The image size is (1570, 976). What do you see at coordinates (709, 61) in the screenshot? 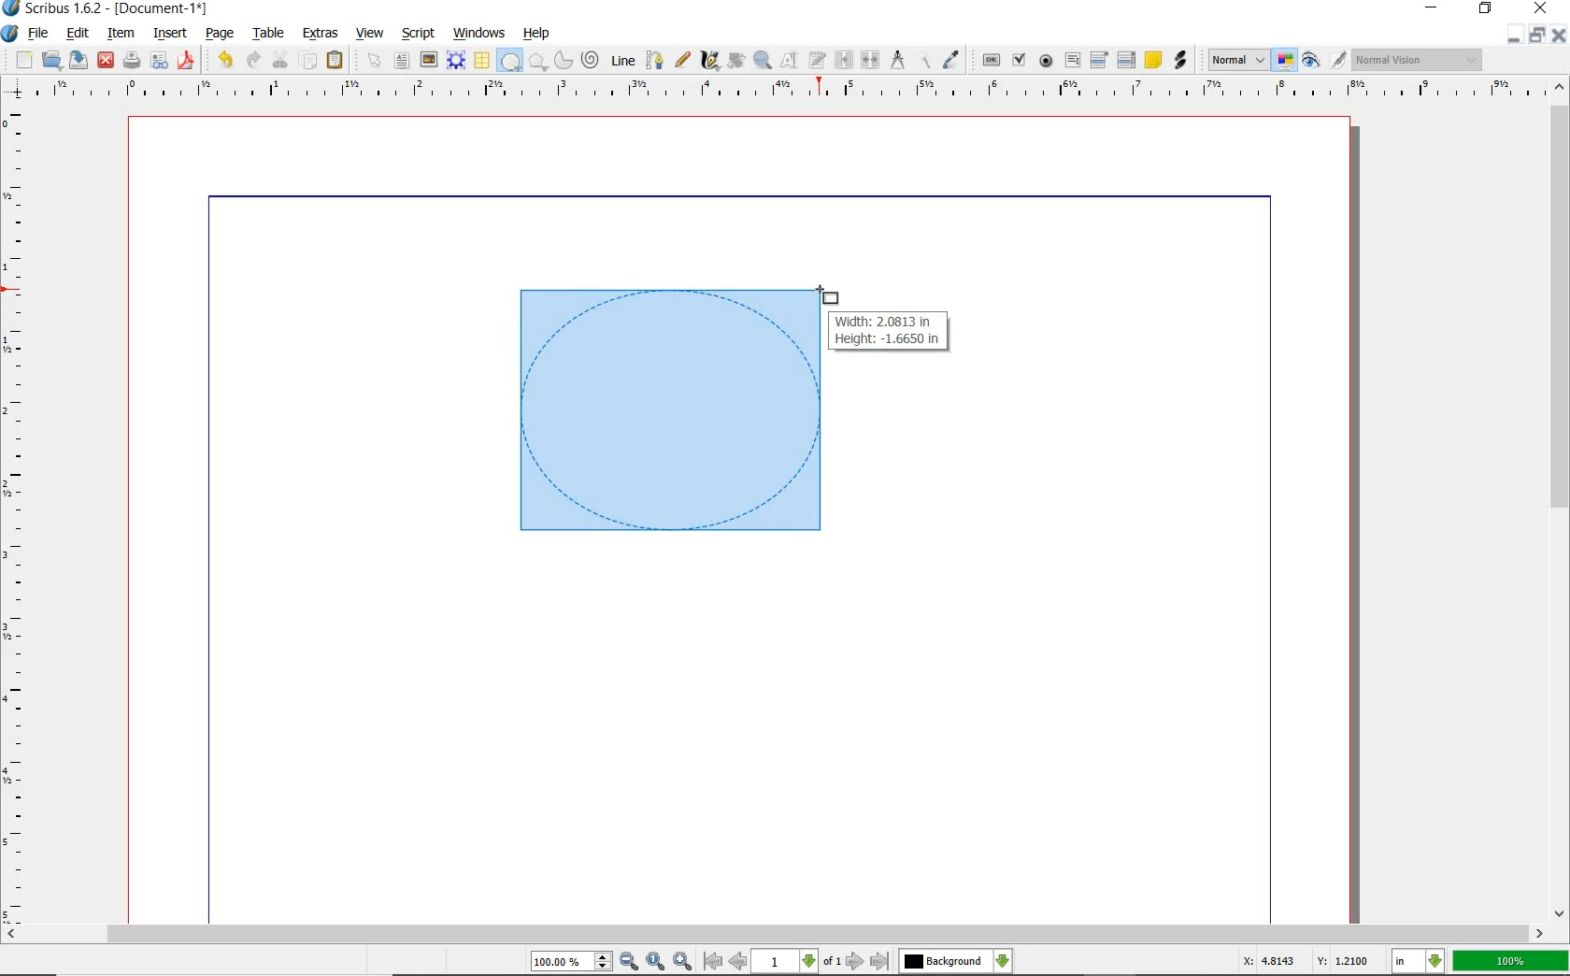
I see `CALLIGRAPHIC LINE` at bounding box center [709, 61].